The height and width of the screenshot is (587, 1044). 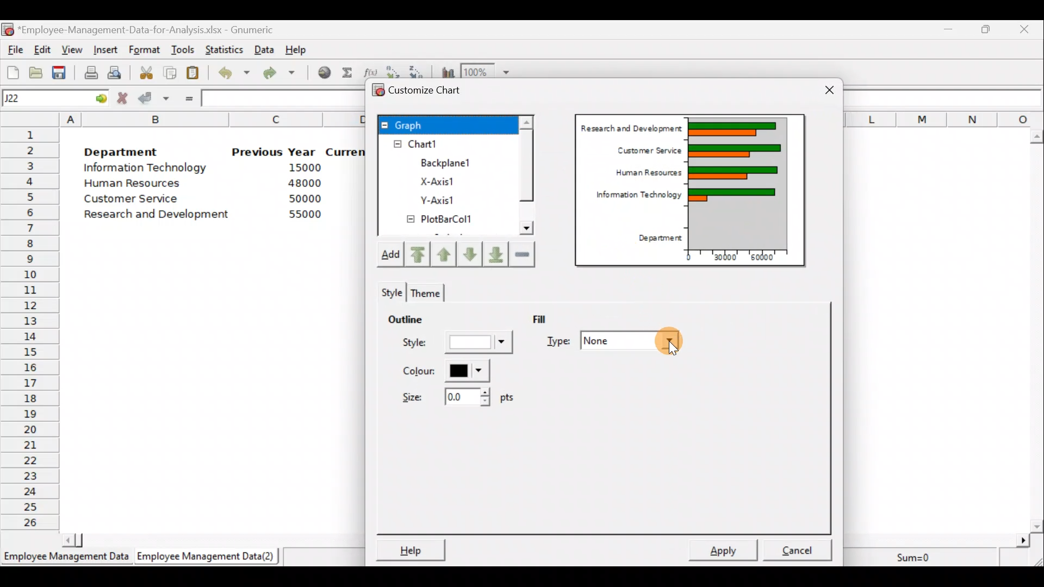 What do you see at coordinates (208, 557) in the screenshot?
I see `Employee Management Data (2)` at bounding box center [208, 557].